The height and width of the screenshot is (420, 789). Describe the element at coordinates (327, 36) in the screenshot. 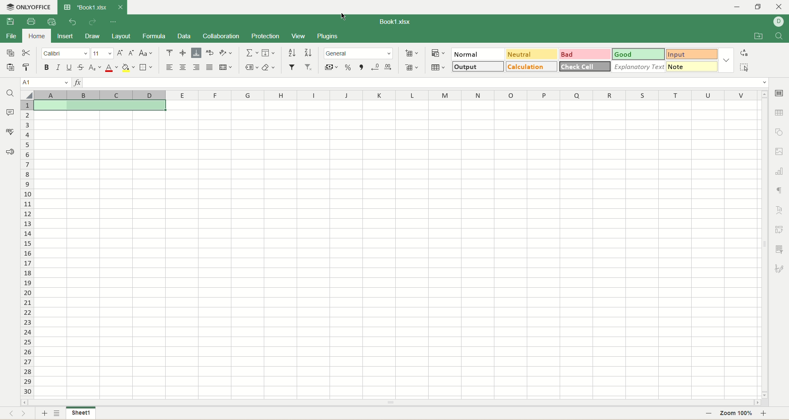

I see `plugins` at that location.